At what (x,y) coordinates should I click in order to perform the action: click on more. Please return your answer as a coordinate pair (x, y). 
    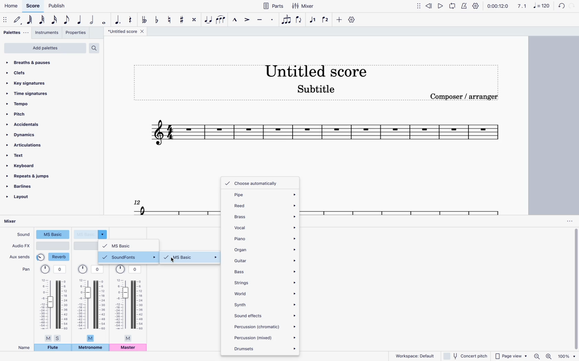
    Looking at the image, I should click on (339, 20).